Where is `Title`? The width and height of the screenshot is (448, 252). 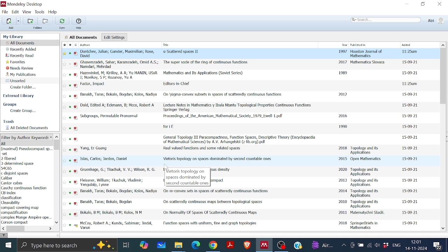 Title is located at coordinates (209, 63).